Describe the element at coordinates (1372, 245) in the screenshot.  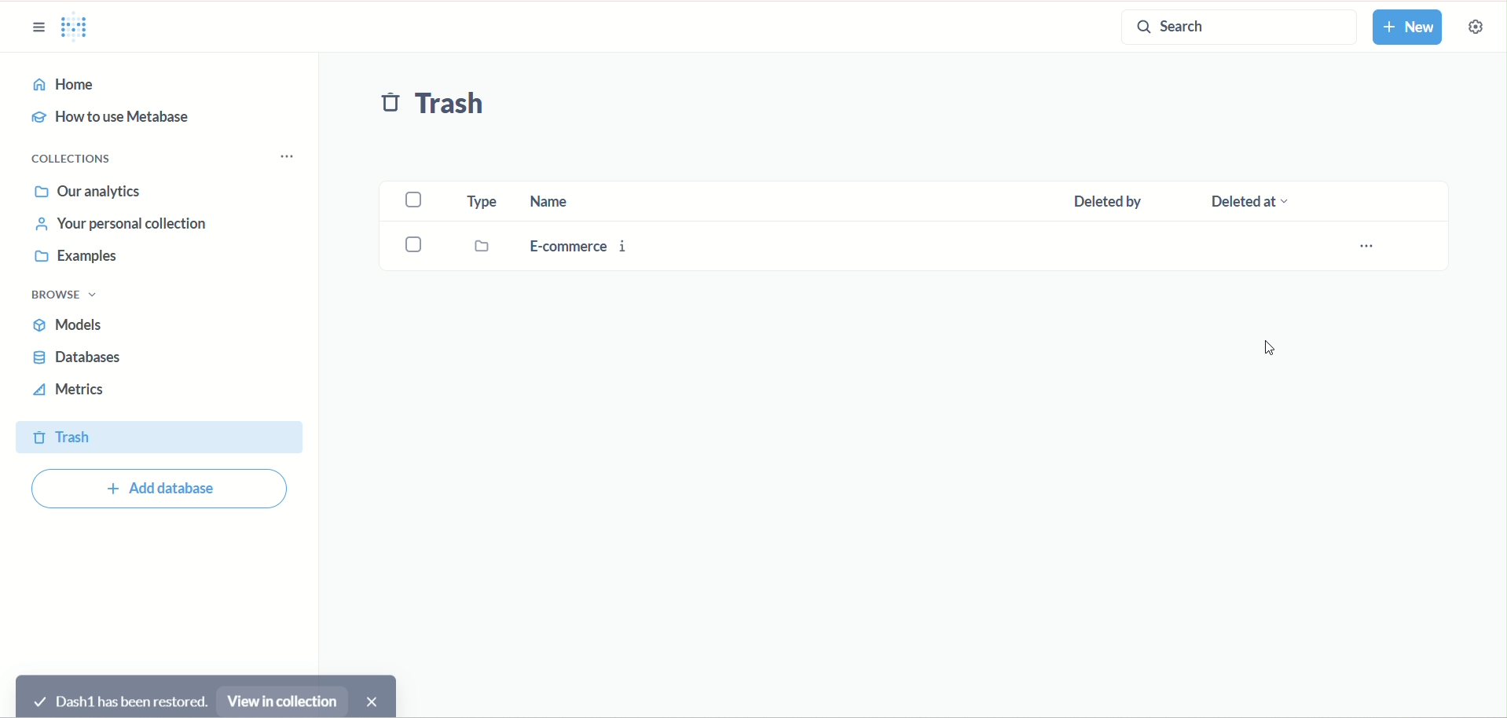
I see `e-commerce i options ` at that location.